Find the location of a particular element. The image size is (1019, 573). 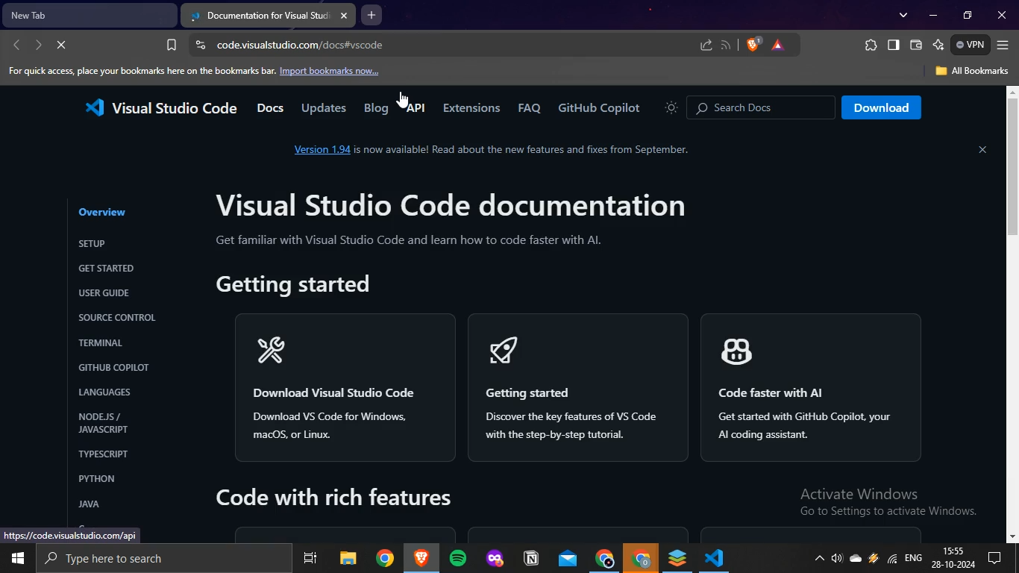

volume is located at coordinates (836, 560).